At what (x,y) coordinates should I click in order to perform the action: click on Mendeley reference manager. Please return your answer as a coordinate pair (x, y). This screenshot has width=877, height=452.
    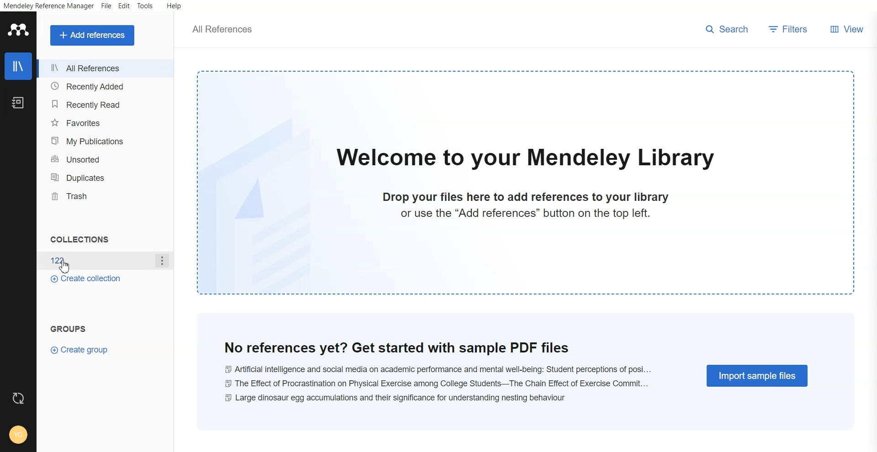
    Looking at the image, I should click on (50, 6).